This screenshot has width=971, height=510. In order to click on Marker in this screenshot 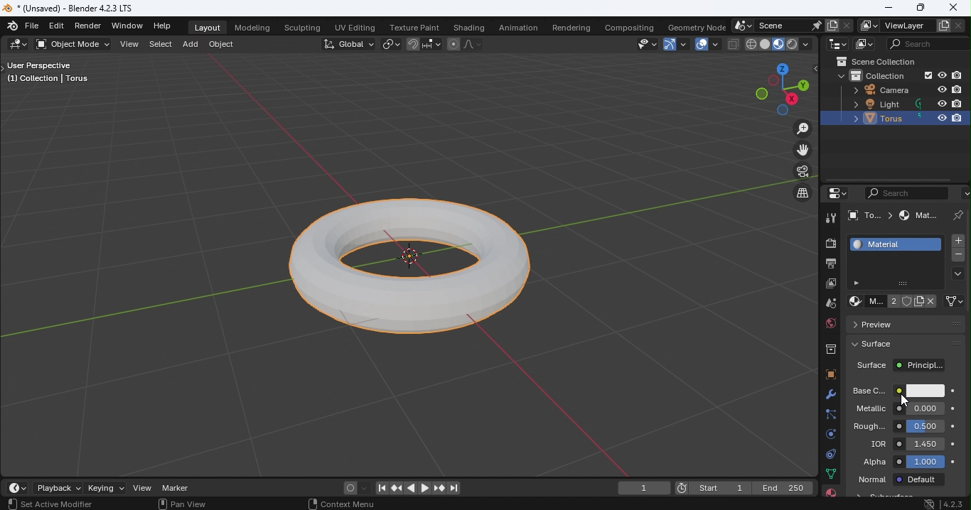, I will do `click(176, 489)`.